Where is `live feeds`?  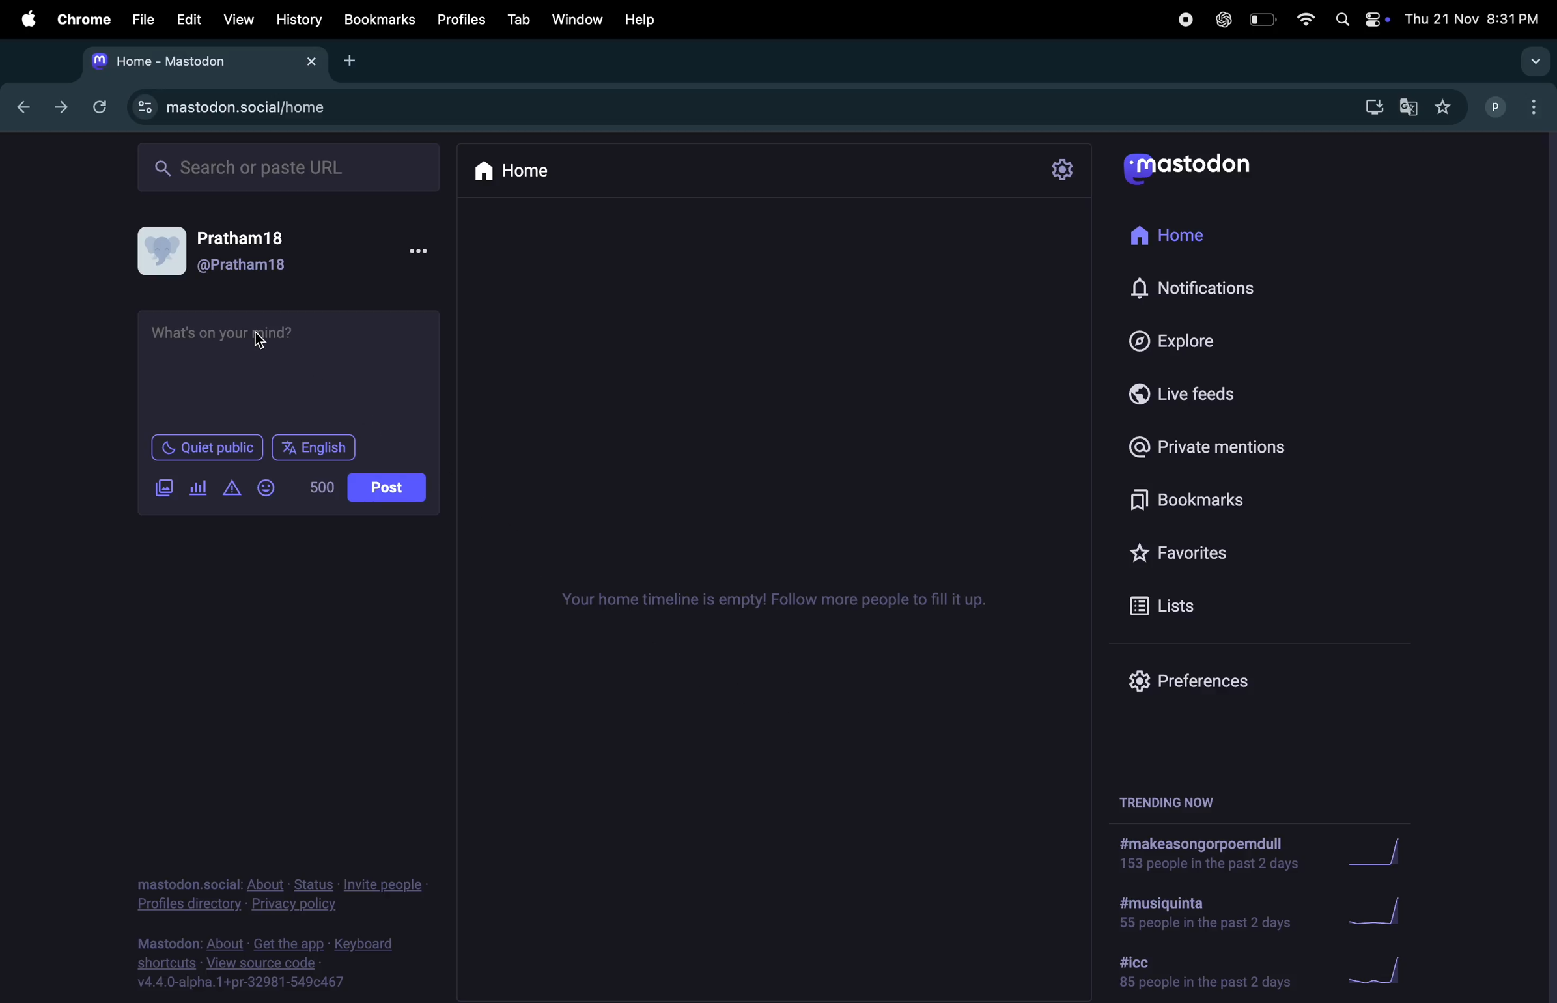 live feeds is located at coordinates (1198, 397).